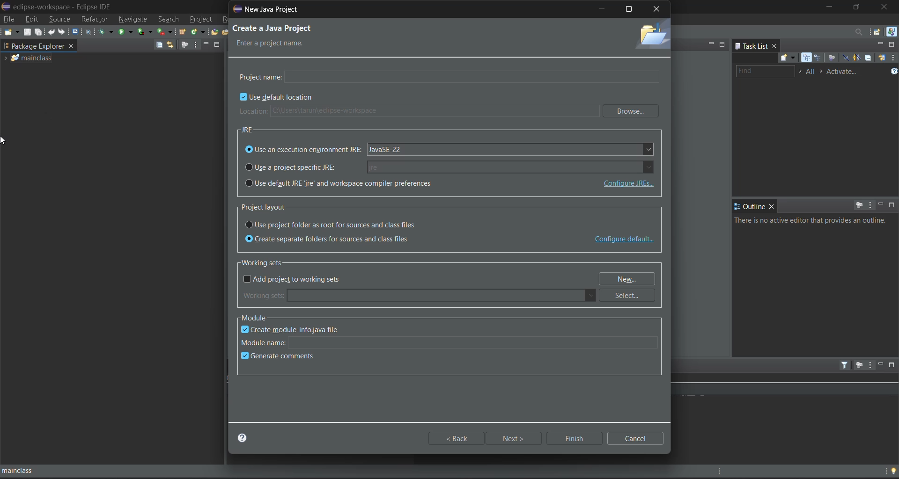  What do you see at coordinates (630, 279) in the screenshot?
I see `new` at bounding box center [630, 279].